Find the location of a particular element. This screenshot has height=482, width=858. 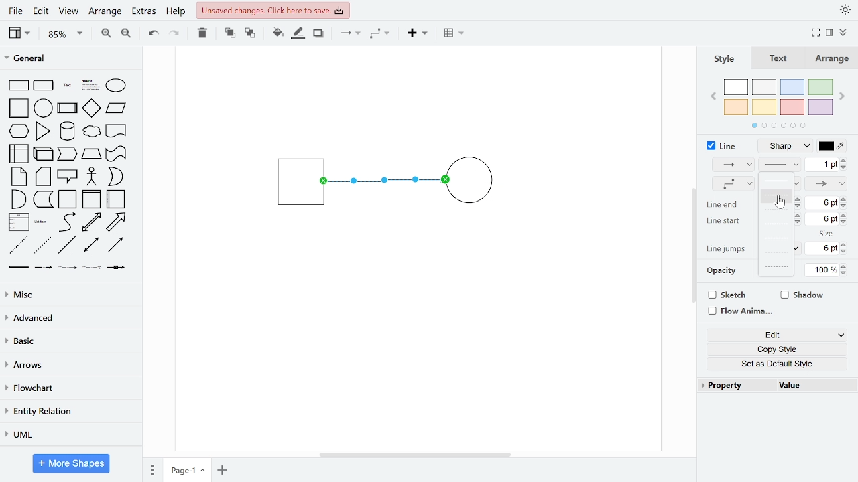

file is located at coordinates (17, 11).